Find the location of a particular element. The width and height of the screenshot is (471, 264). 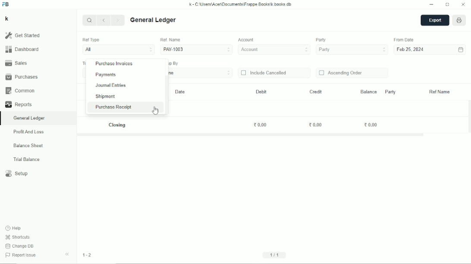

Dashboard is located at coordinates (22, 49).